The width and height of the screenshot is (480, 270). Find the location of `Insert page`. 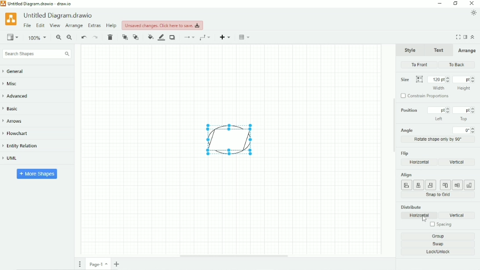

Insert page is located at coordinates (118, 264).